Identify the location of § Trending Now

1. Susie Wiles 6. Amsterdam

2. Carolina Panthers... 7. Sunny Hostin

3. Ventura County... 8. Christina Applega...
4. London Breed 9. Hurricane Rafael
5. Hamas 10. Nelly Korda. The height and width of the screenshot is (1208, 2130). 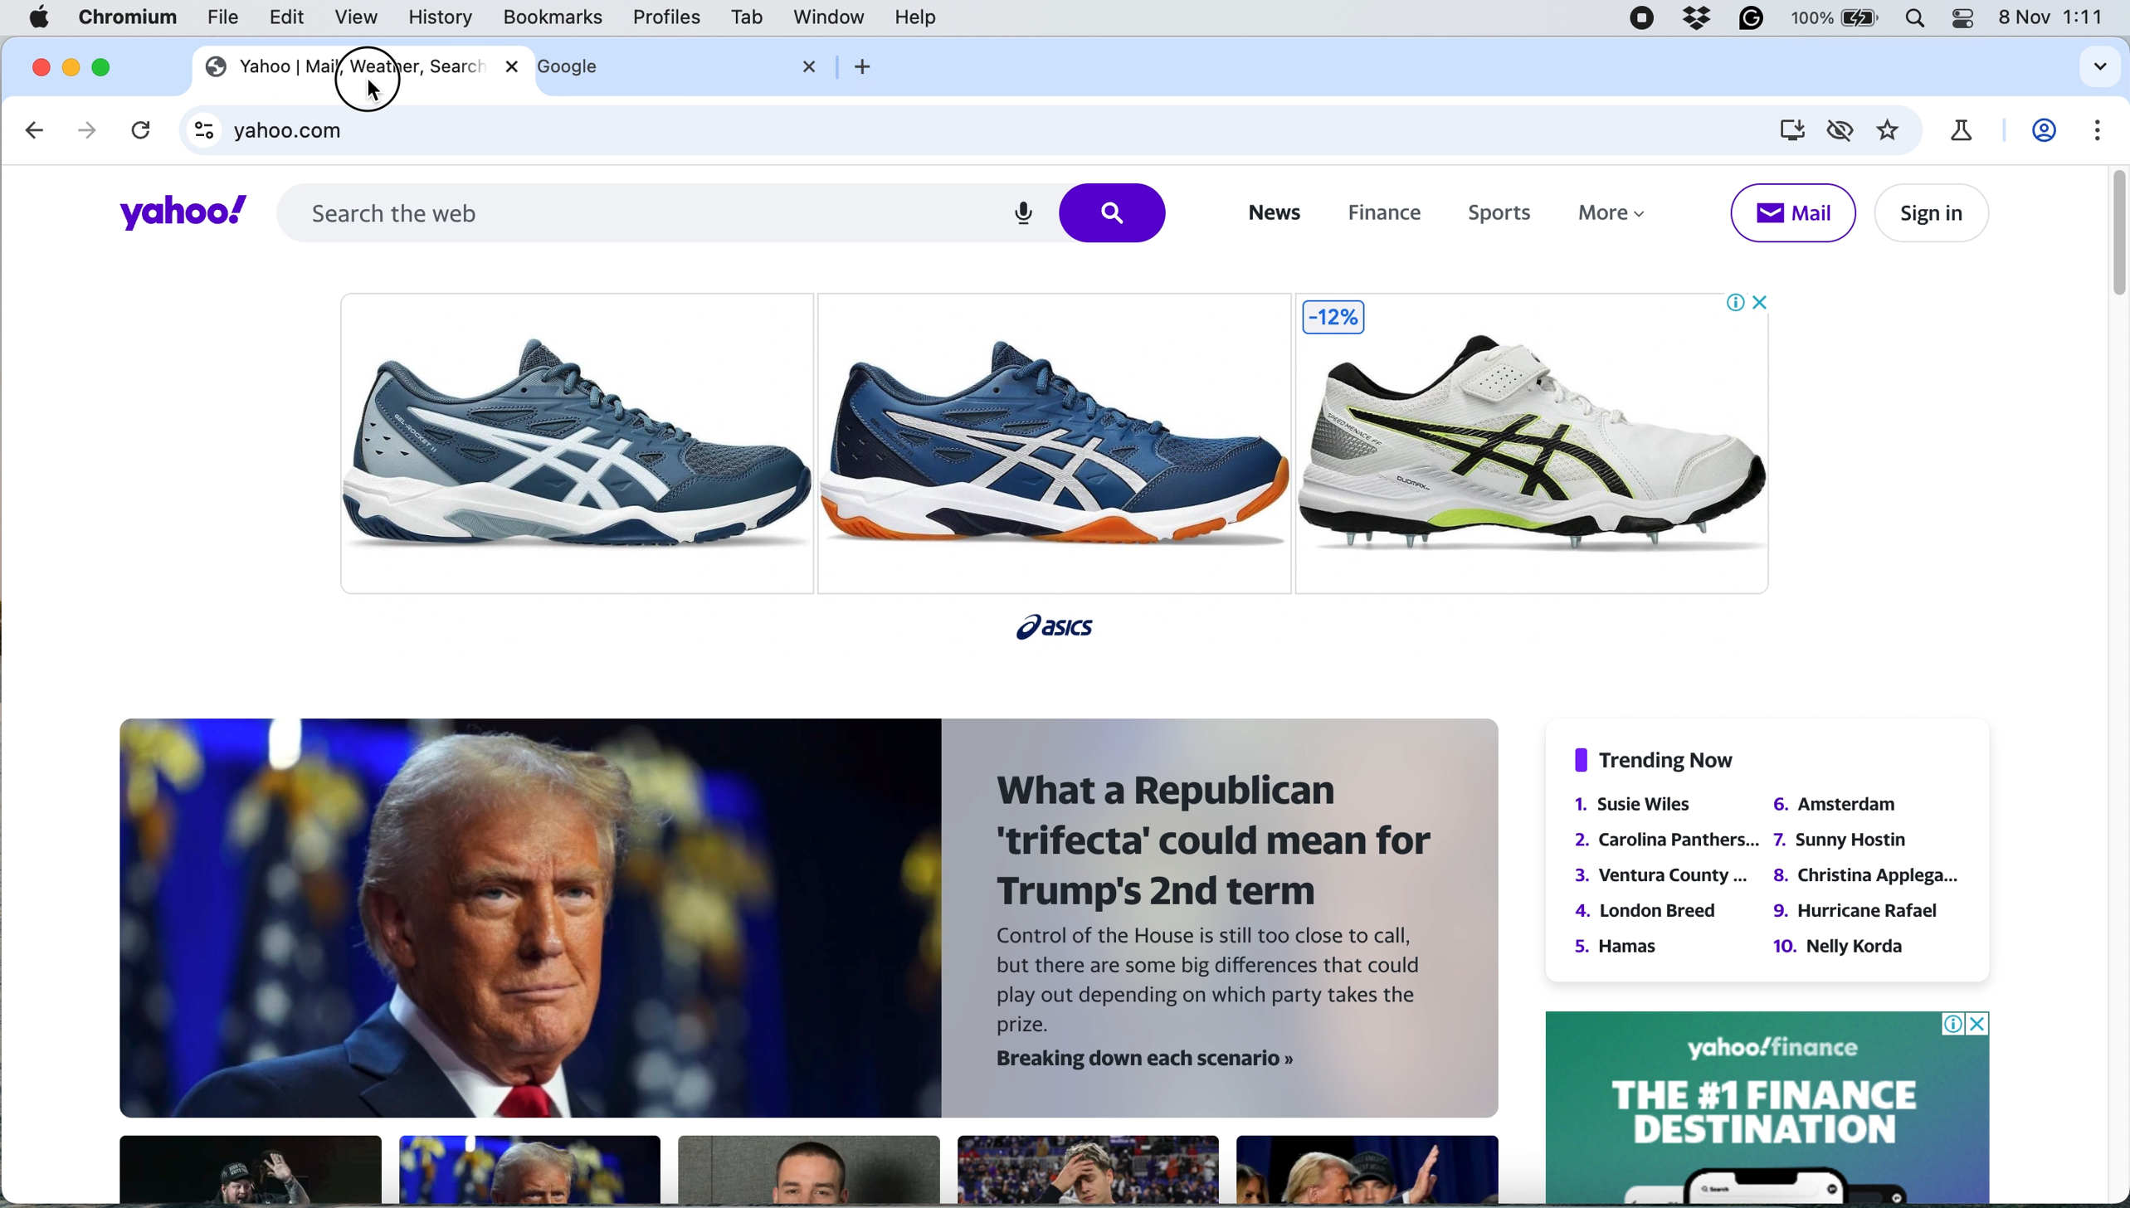
(1772, 858).